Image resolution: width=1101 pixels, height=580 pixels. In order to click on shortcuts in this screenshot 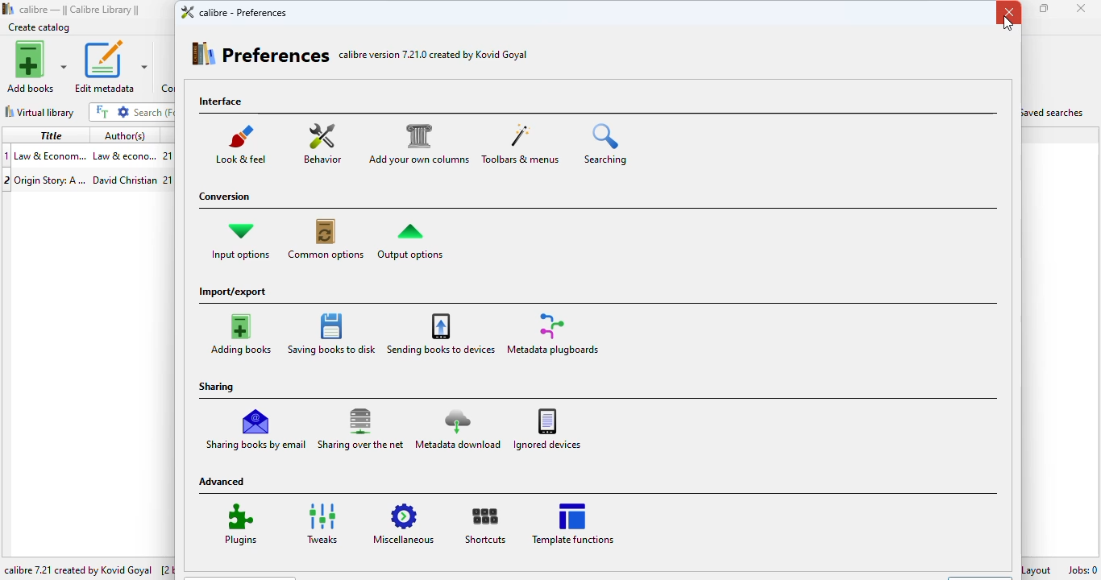, I will do `click(482, 524)`.